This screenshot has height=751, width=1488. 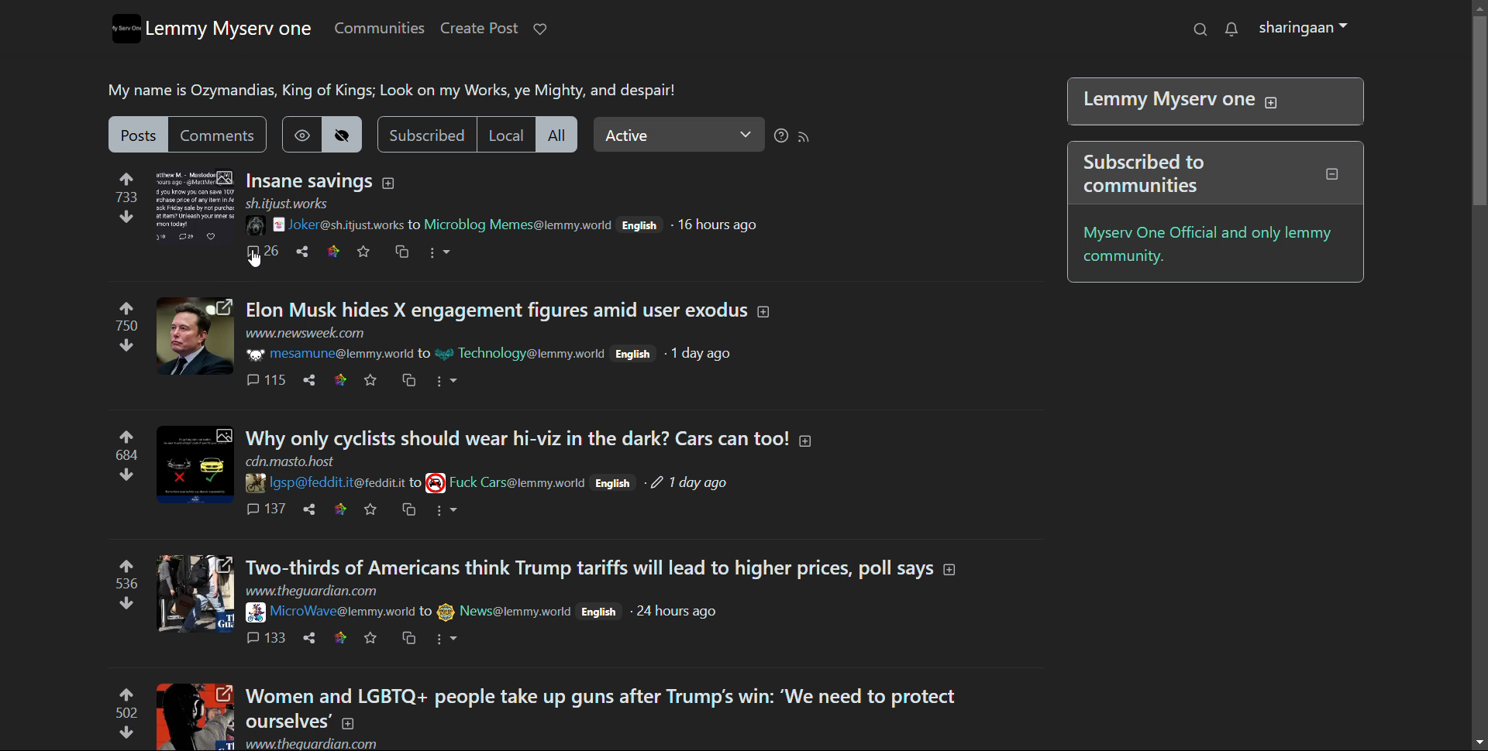 I want to click on community, so click(x=521, y=353).